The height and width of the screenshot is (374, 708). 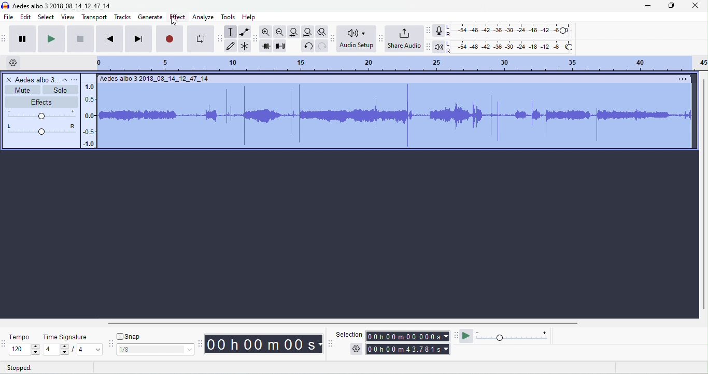 What do you see at coordinates (24, 349) in the screenshot?
I see `select tempo` at bounding box center [24, 349].